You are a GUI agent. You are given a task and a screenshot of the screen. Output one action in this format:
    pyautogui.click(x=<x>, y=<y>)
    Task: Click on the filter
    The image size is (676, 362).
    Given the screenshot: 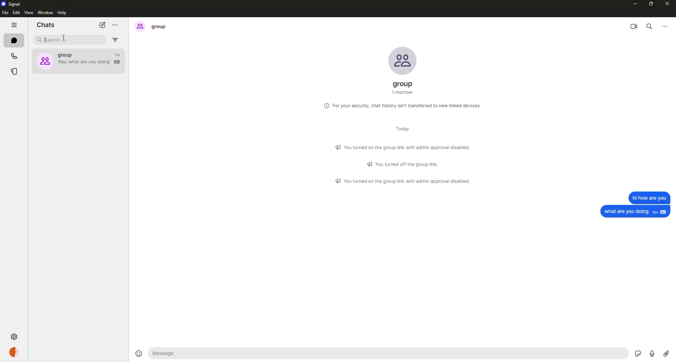 What is the action you would take?
    pyautogui.click(x=117, y=40)
    